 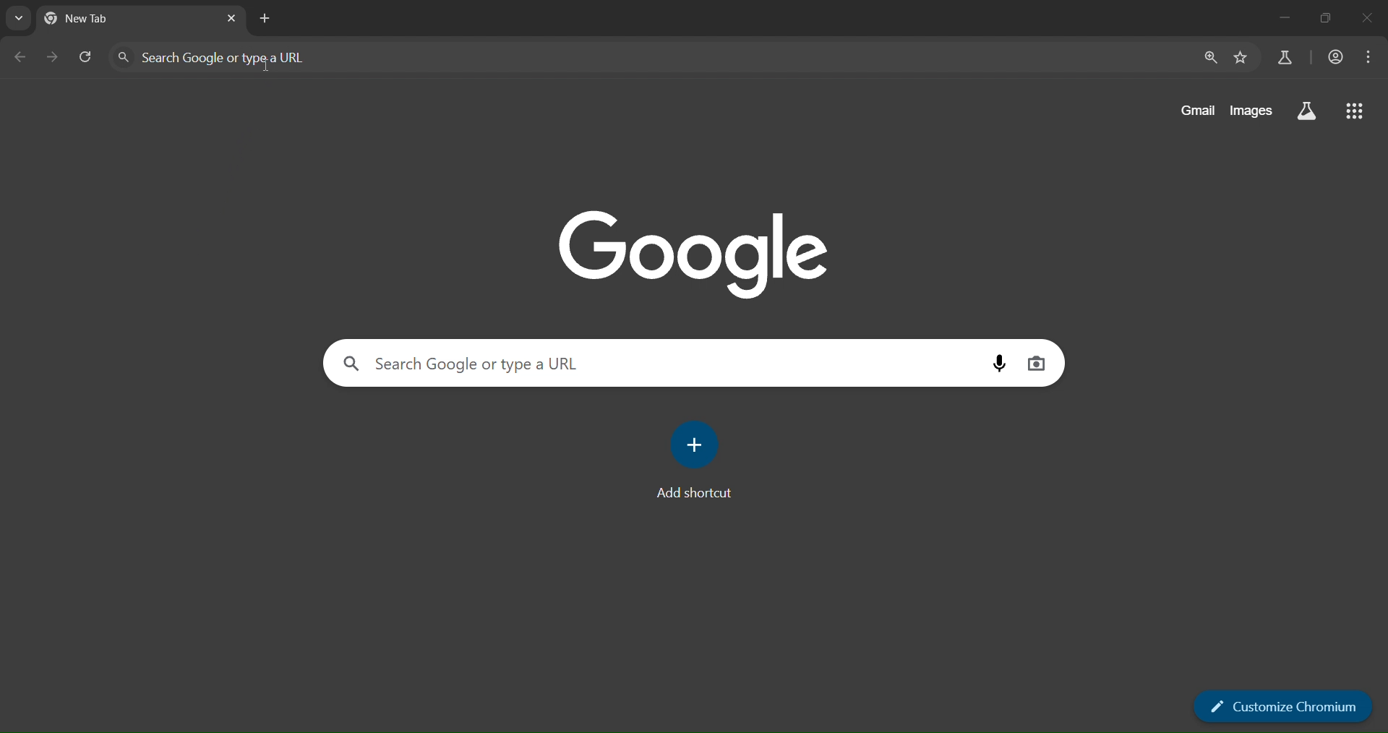 I want to click on image search, so click(x=1040, y=362).